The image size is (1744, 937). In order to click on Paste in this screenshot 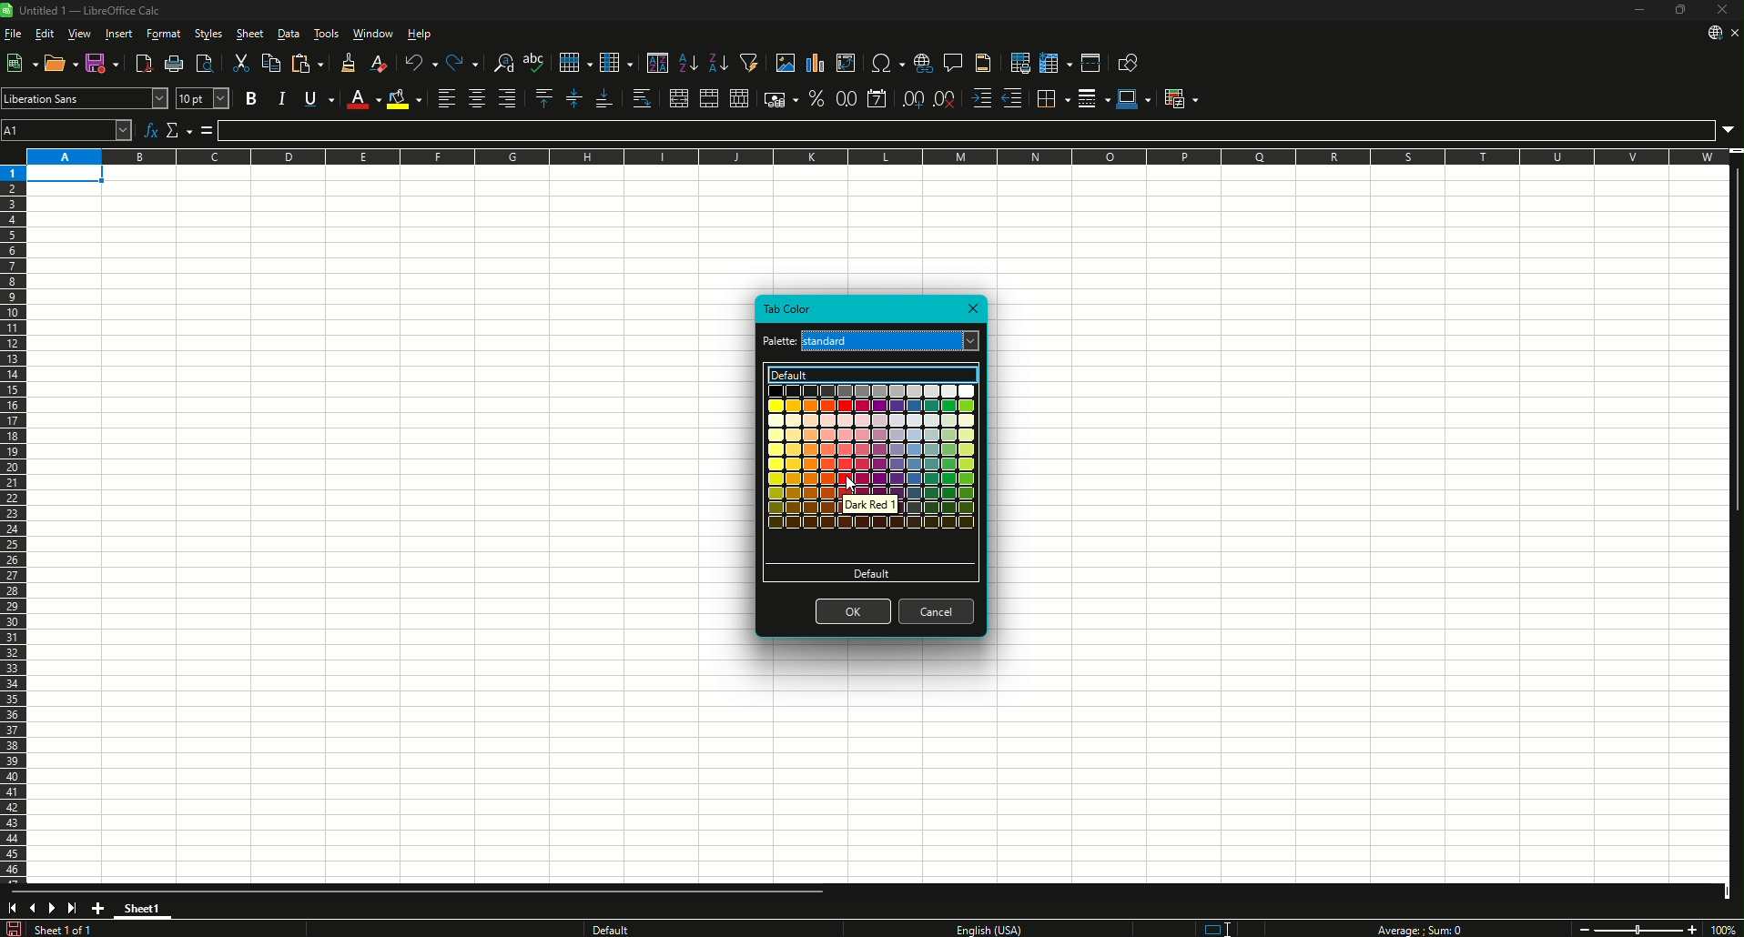, I will do `click(308, 63)`.